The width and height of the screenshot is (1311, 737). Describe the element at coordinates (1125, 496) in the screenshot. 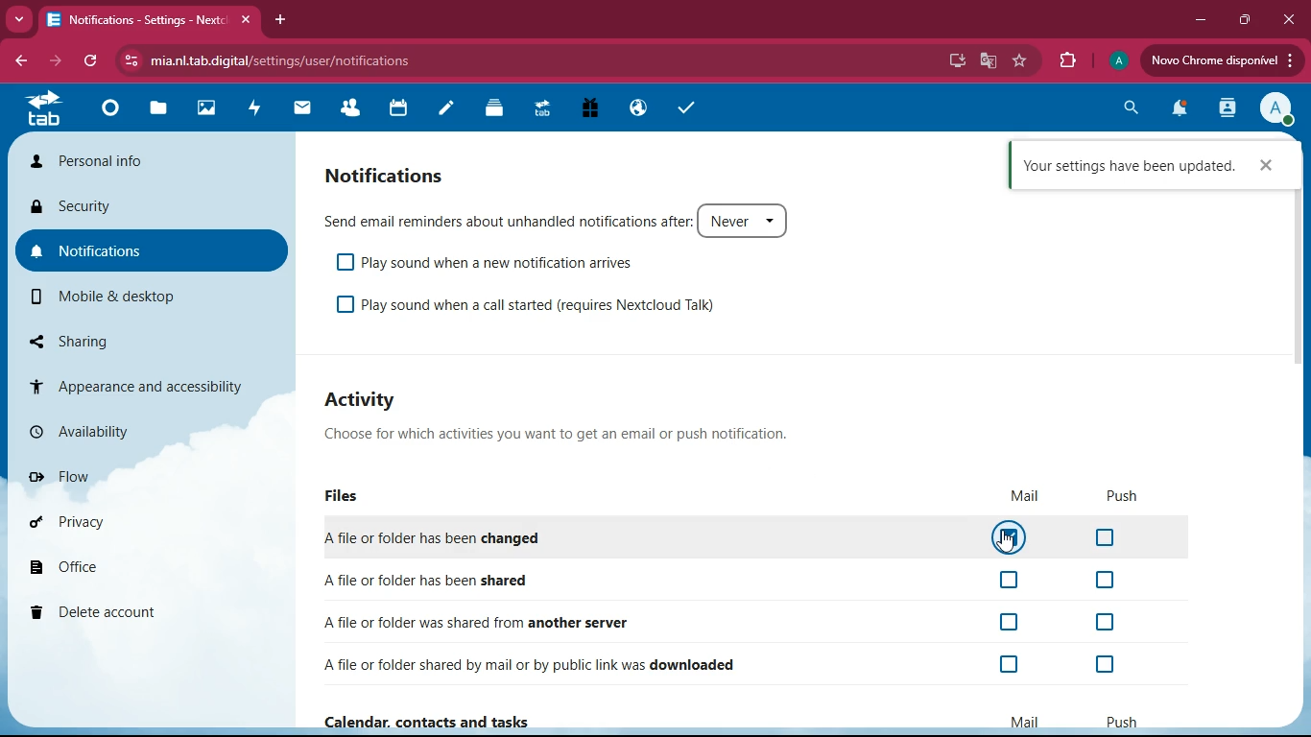

I see `push` at that location.